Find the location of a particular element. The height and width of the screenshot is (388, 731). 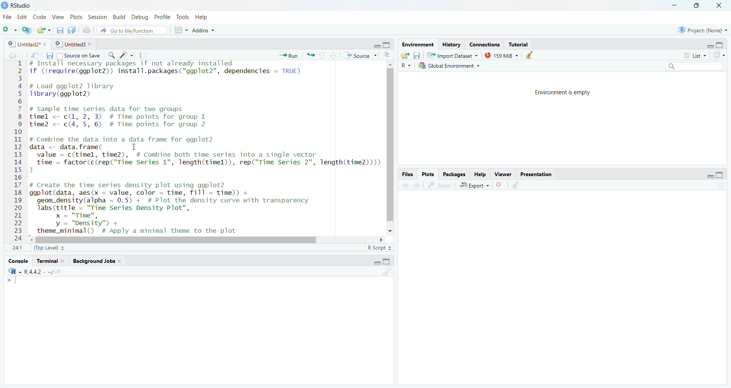

Maximize is located at coordinates (720, 45).